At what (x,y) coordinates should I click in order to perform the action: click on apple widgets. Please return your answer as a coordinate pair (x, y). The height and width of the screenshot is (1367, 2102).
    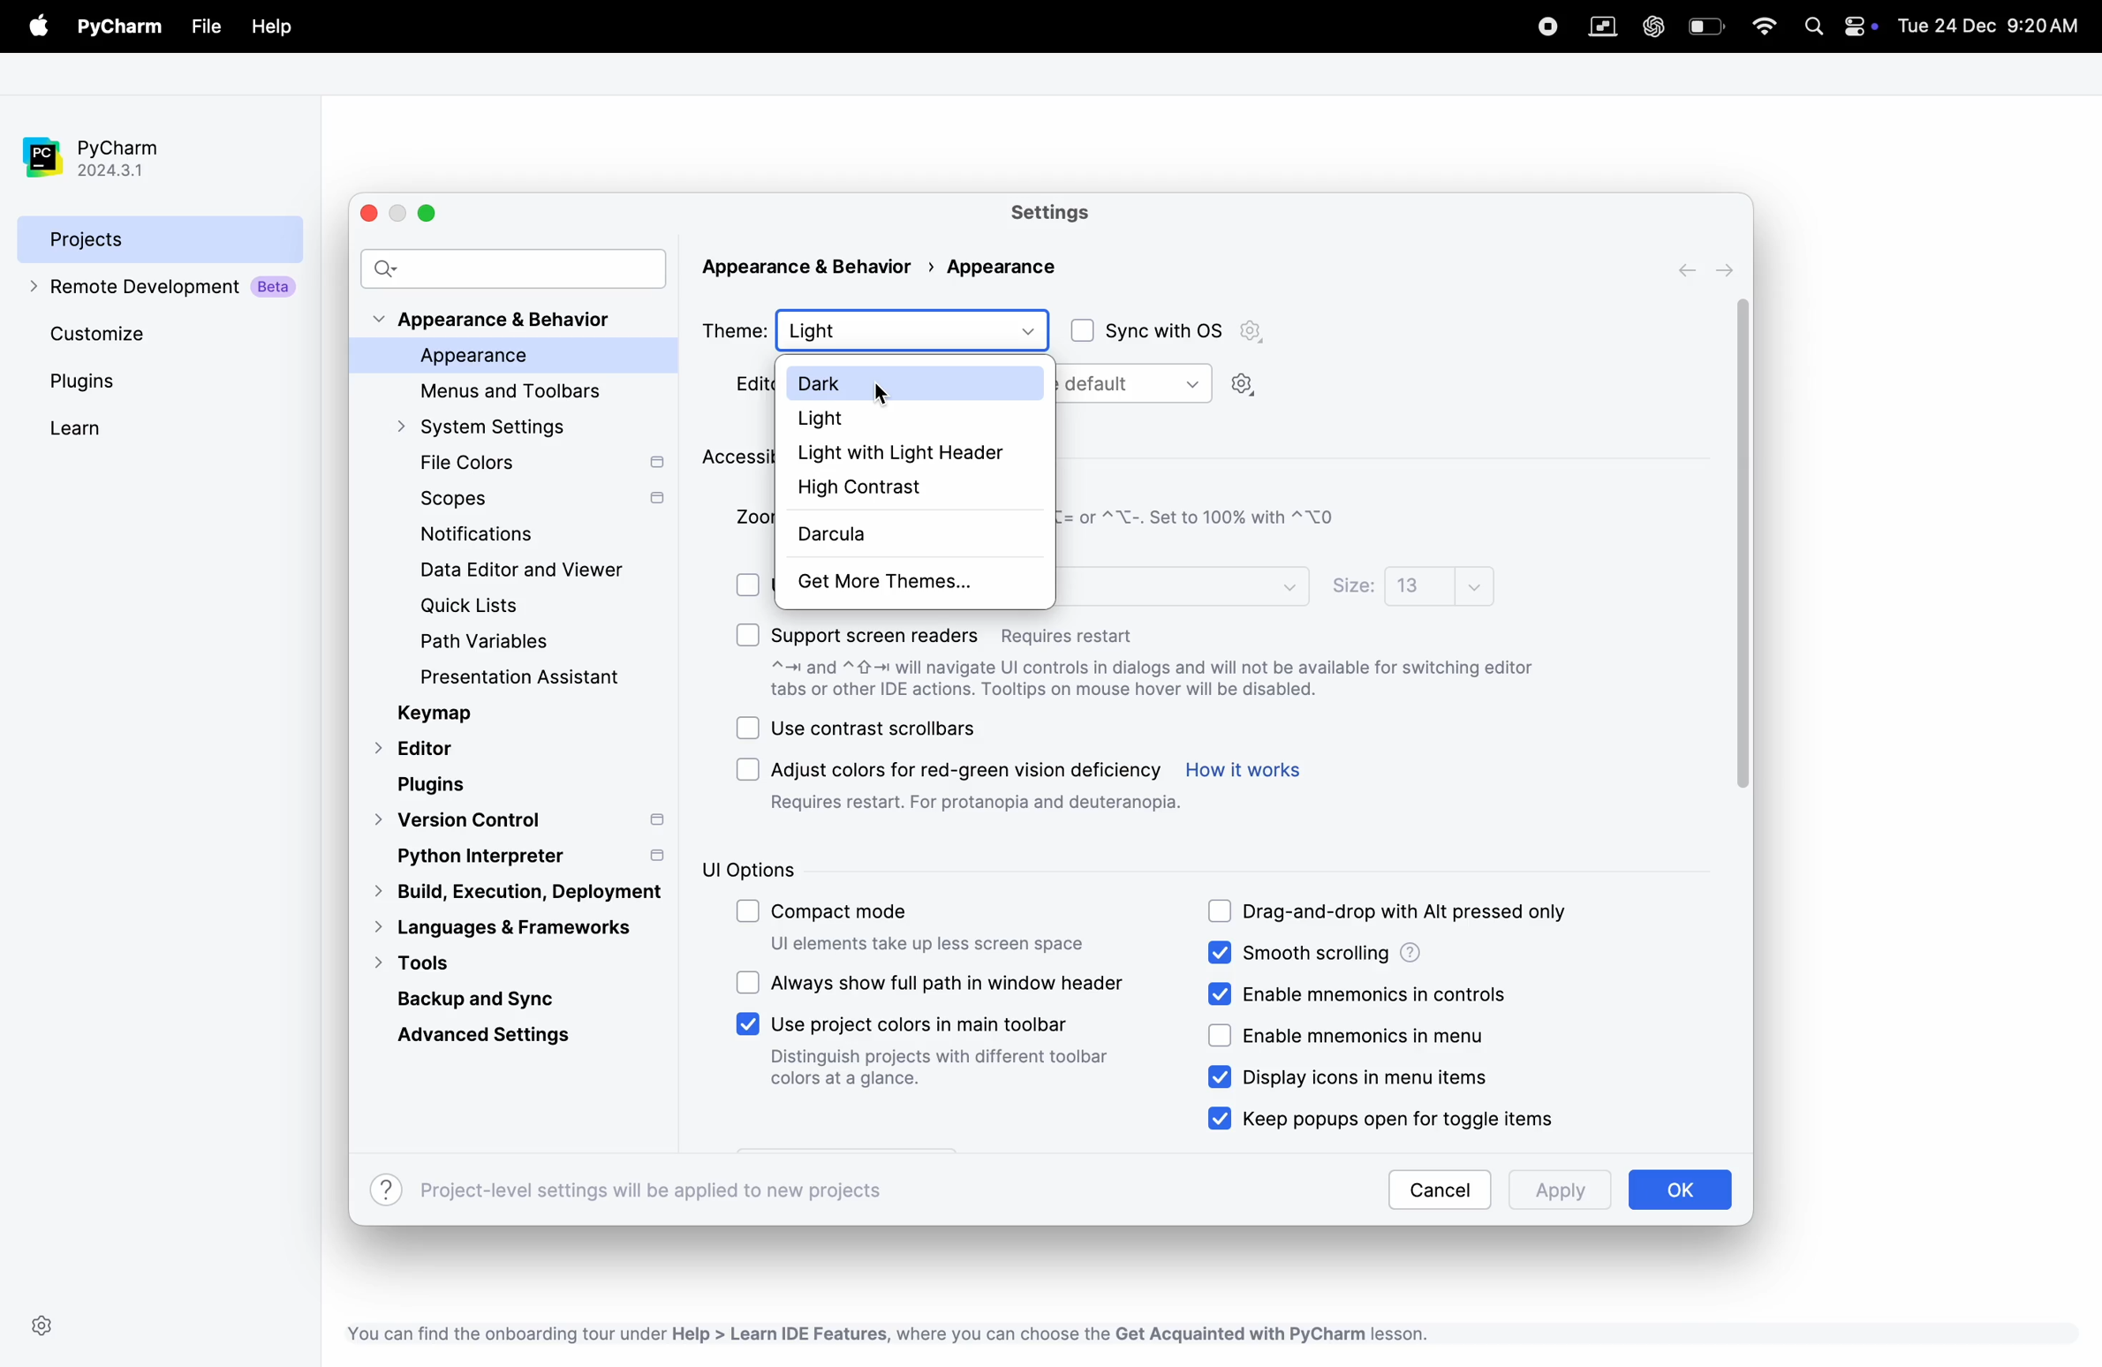
    Looking at the image, I should click on (1859, 28).